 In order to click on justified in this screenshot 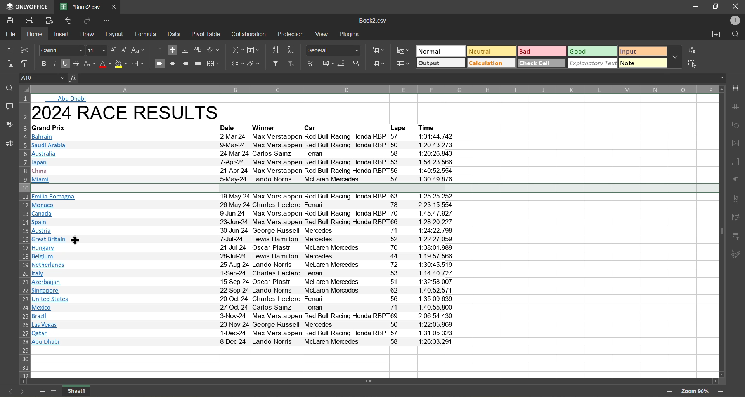, I will do `click(198, 64)`.